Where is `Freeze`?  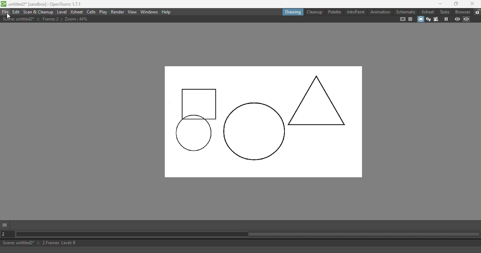 Freeze is located at coordinates (446, 19).